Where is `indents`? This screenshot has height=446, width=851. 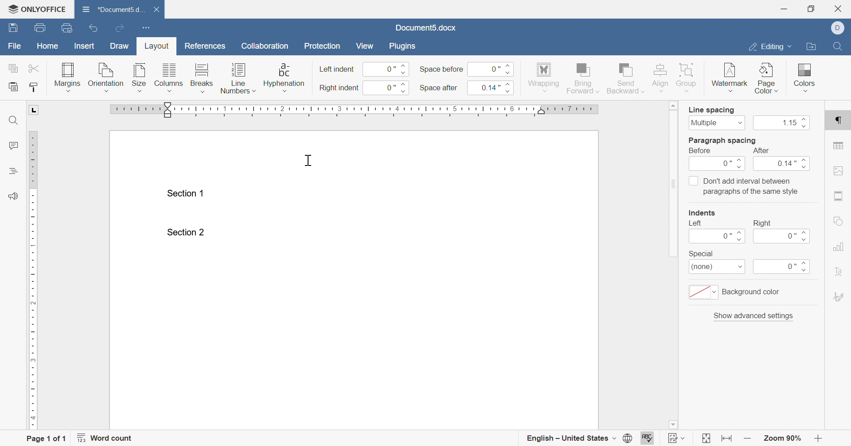 indents is located at coordinates (703, 213).